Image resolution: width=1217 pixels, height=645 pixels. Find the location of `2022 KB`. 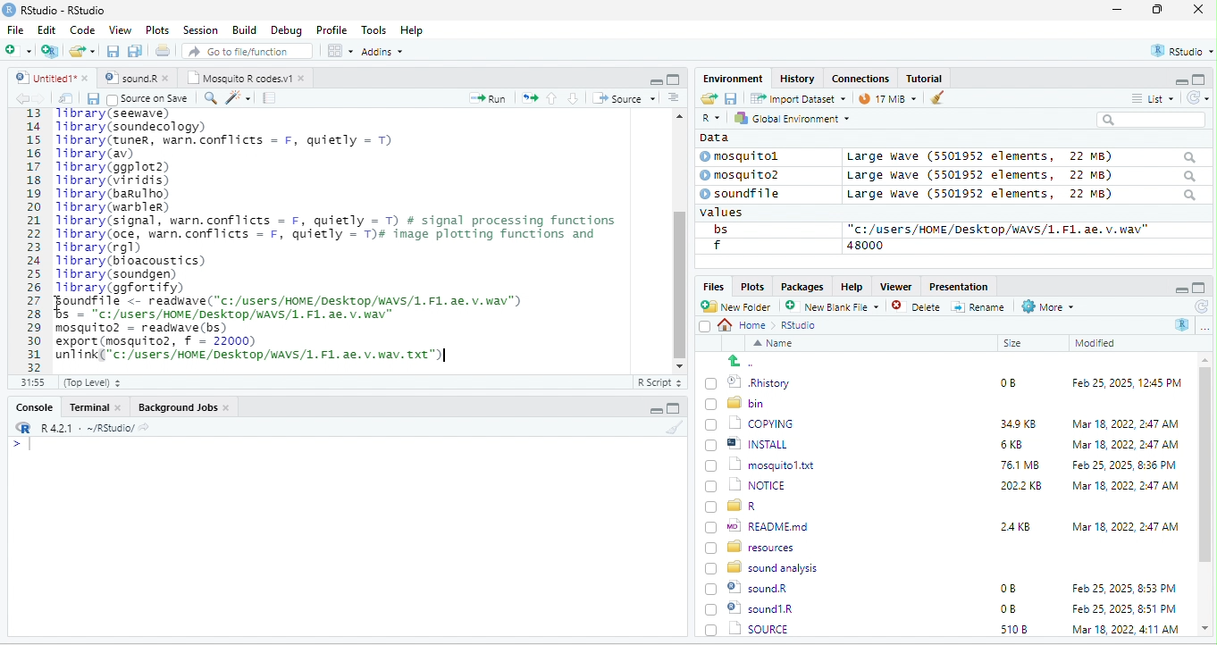

2022 KB is located at coordinates (1022, 487).